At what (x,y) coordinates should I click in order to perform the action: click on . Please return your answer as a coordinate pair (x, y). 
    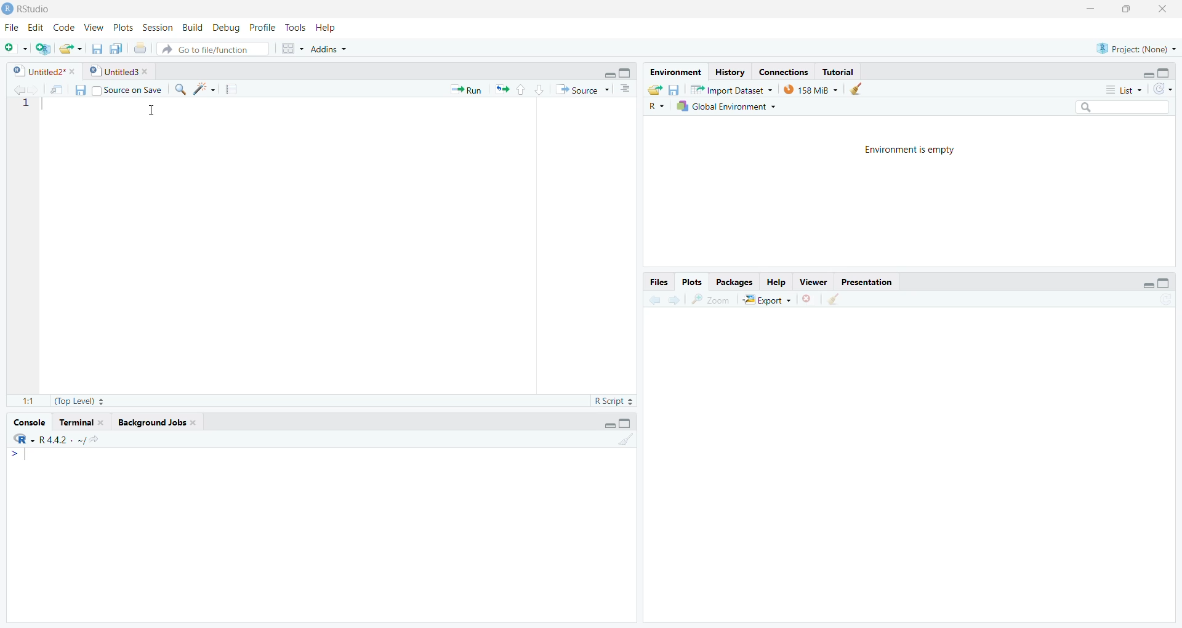
    Looking at the image, I should click on (78, 91).